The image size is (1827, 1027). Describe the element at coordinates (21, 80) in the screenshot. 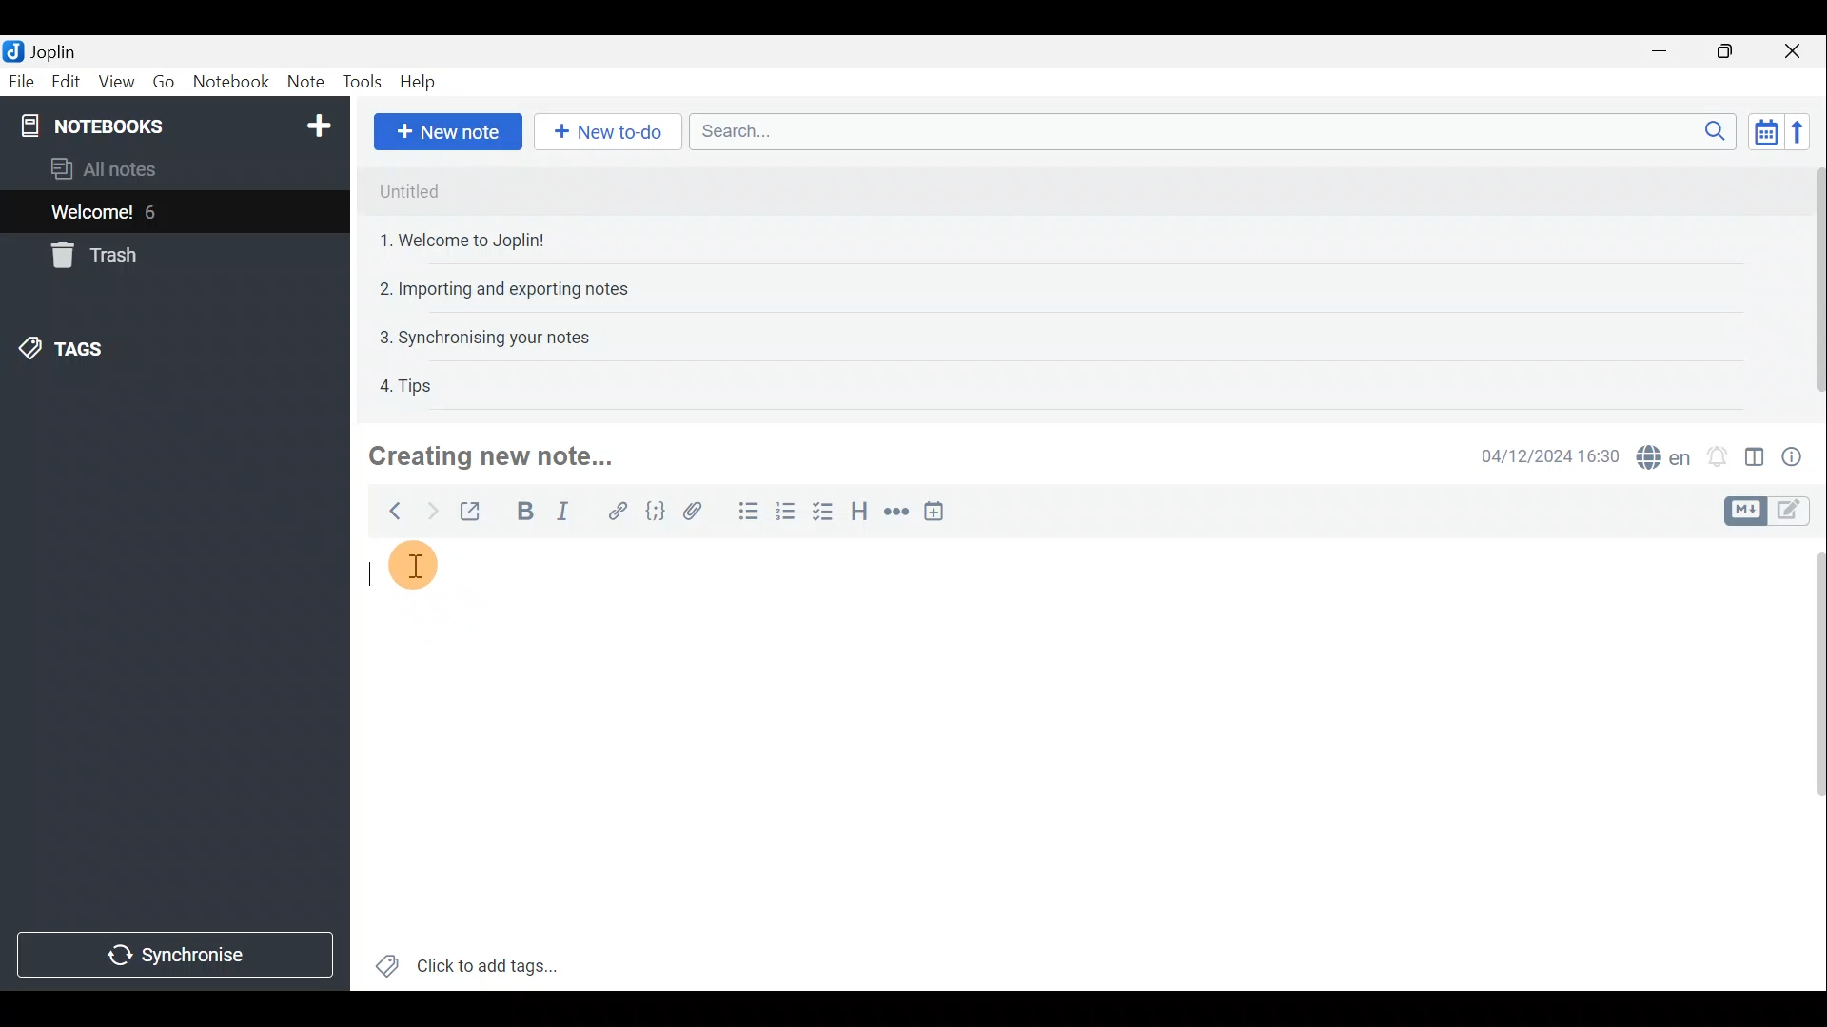

I see `File` at that location.